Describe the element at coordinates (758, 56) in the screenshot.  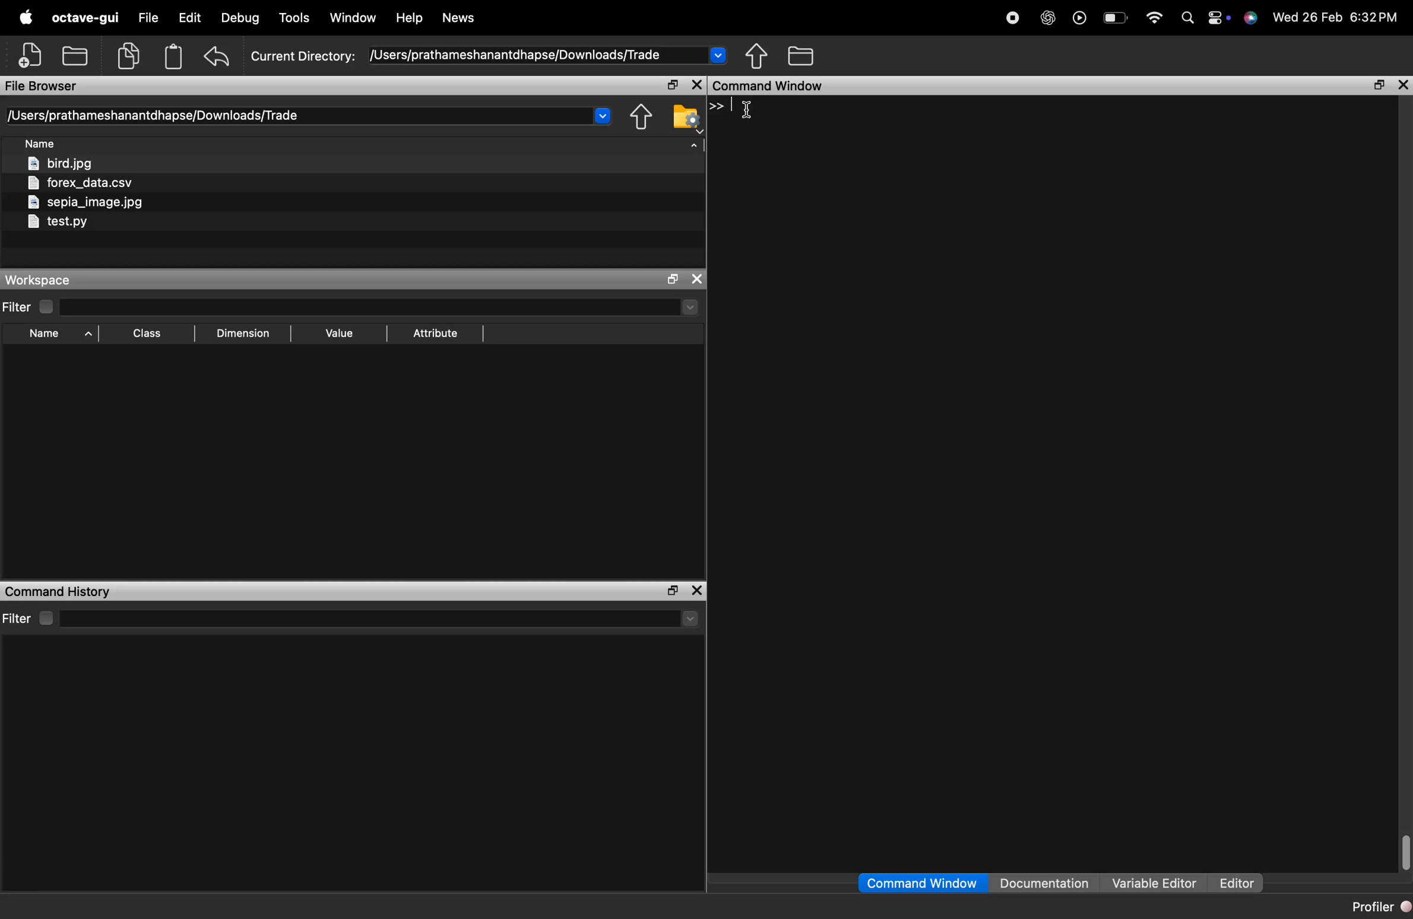
I see `one directory up` at that location.